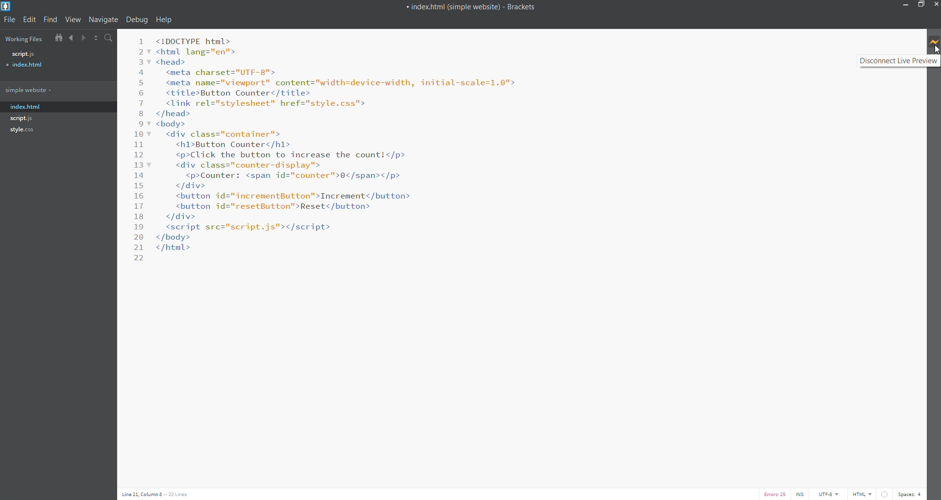 This screenshot has height=500, width=941. What do you see at coordinates (471, 7) in the screenshot?
I see `« index.html (simple website) - Brackets` at bounding box center [471, 7].